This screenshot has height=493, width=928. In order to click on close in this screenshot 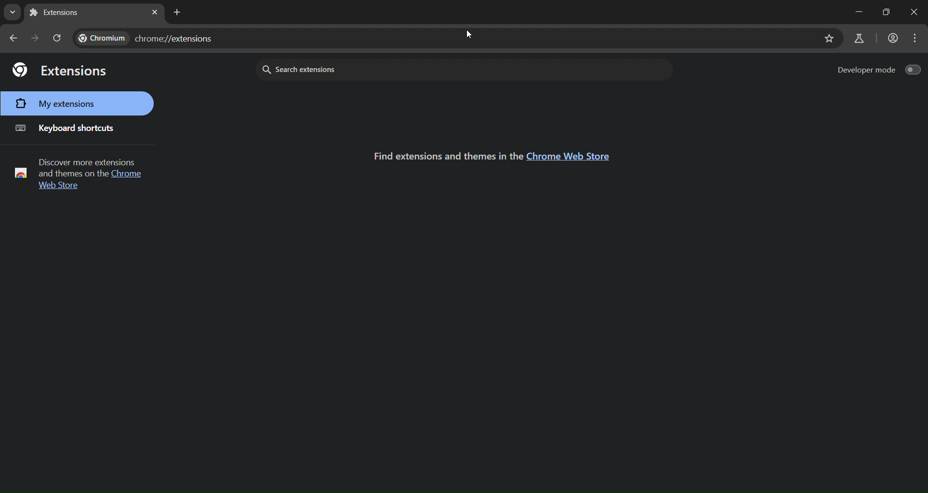, I will do `click(887, 10)`.